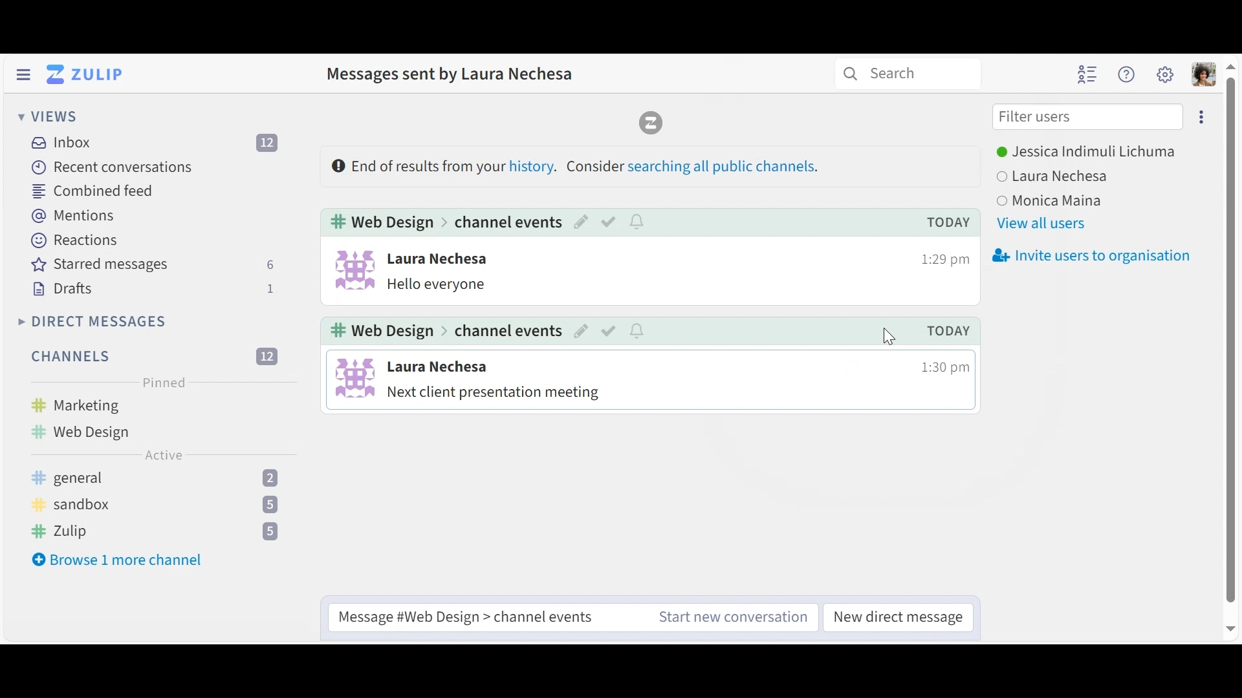 The height and width of the screenshot is (698, 1242). Describe the element at coordinates (94, 190) in the screenshot. I see `Combined feed` at that location.